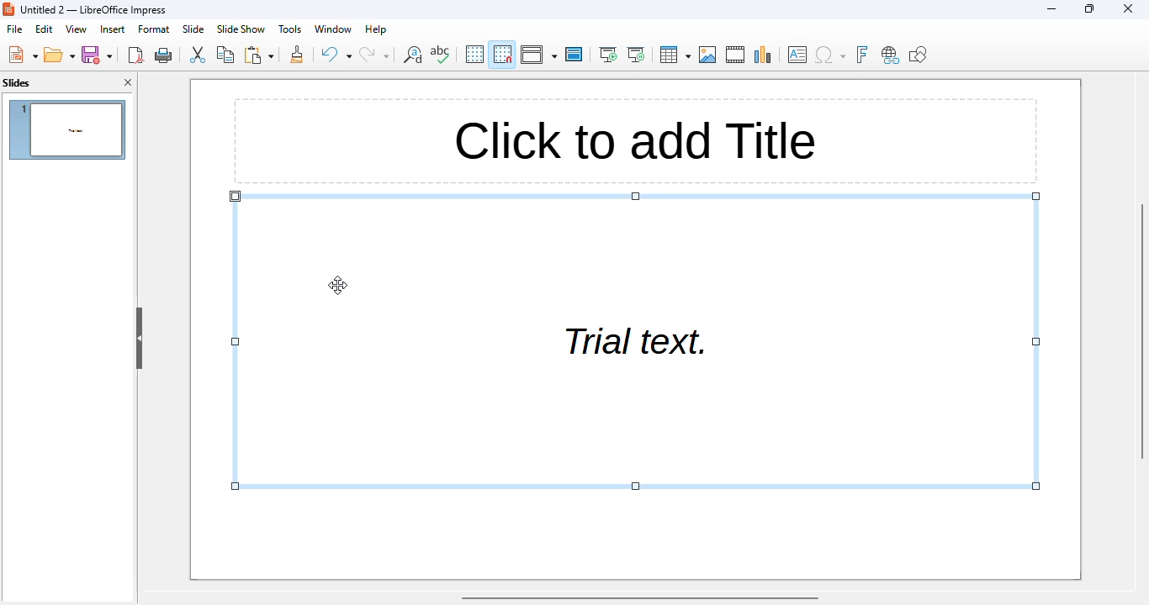 This screenshot has width=1149, height=605. Describe the element at coordinates (335, 29) in the screenshot. I see `window` at that location.